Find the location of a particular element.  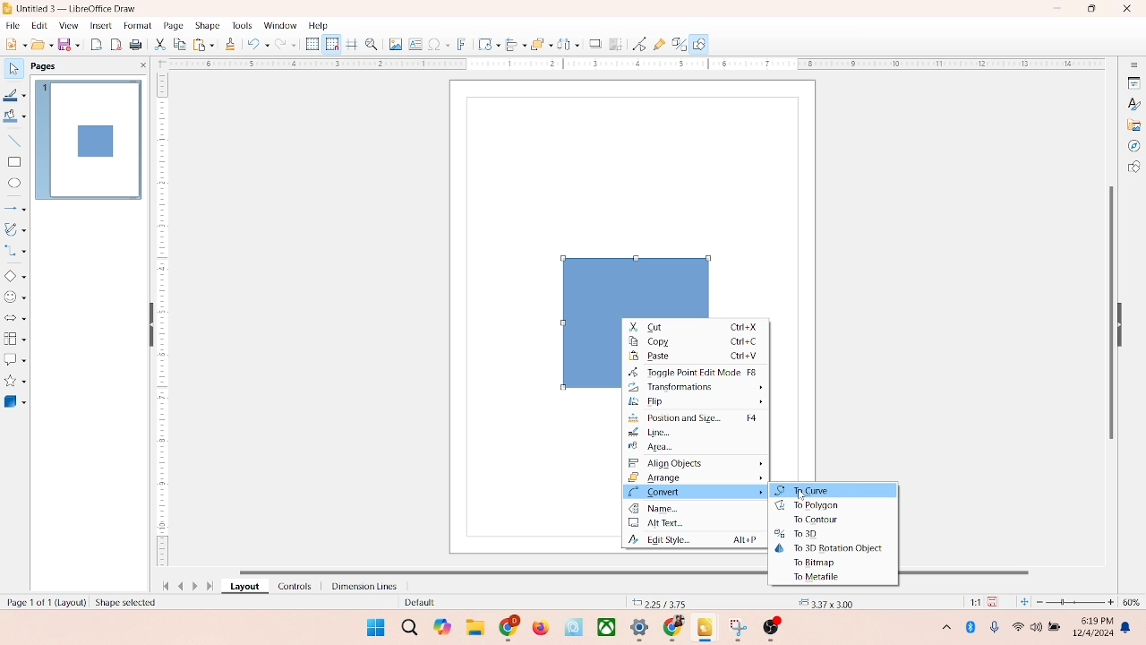

copy is located at coordinates (179, 46).